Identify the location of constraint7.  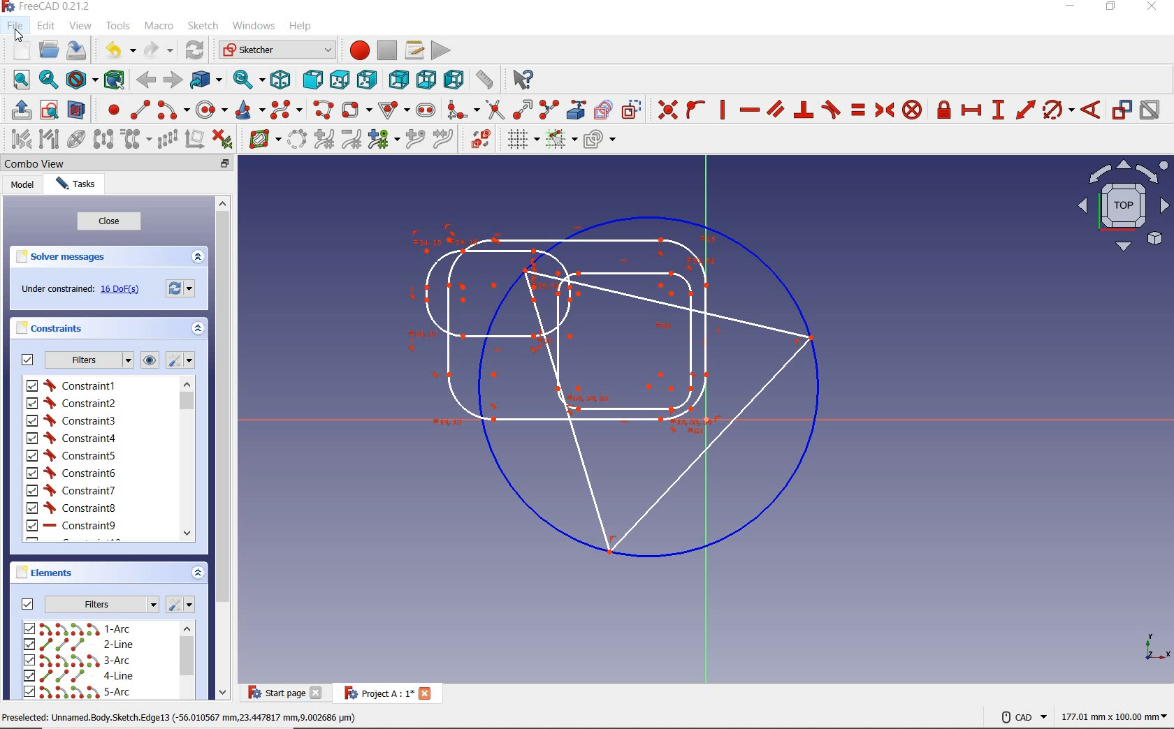
(72, 490).